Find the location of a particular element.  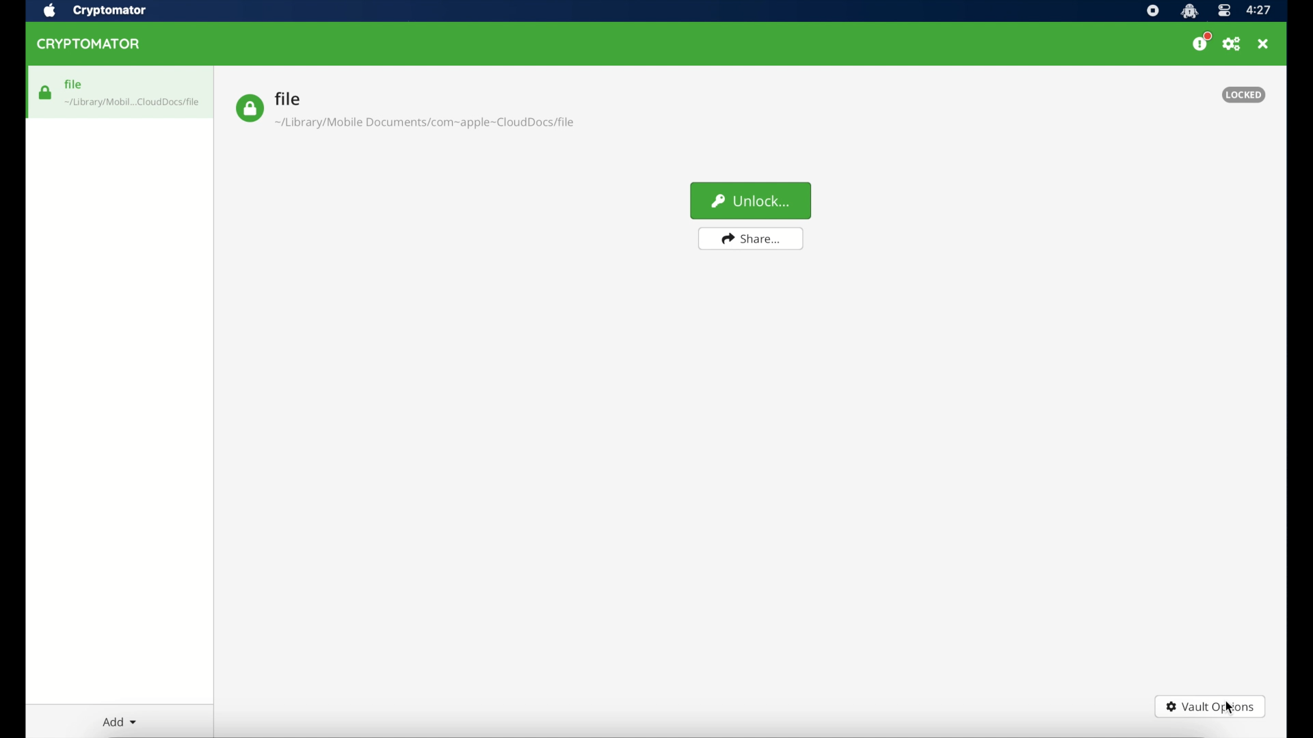

file is located at coordinates (405, 110).